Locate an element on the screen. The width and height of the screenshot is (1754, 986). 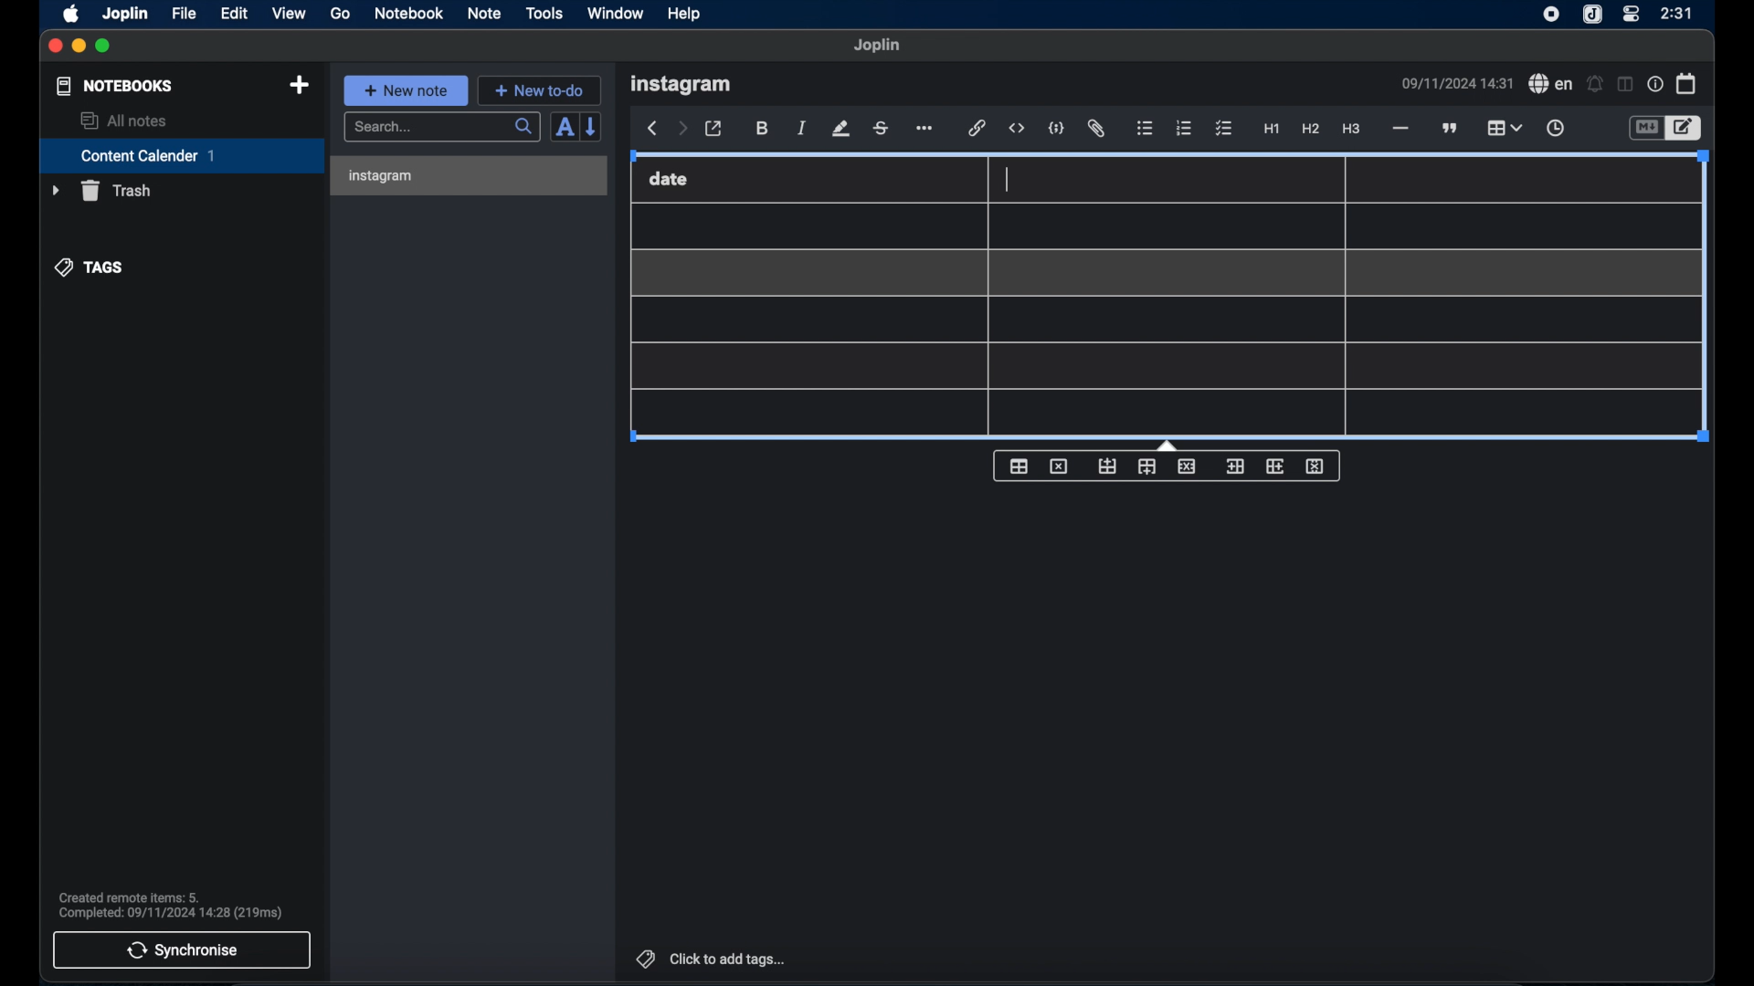
file is located at coordinates (185, 14).